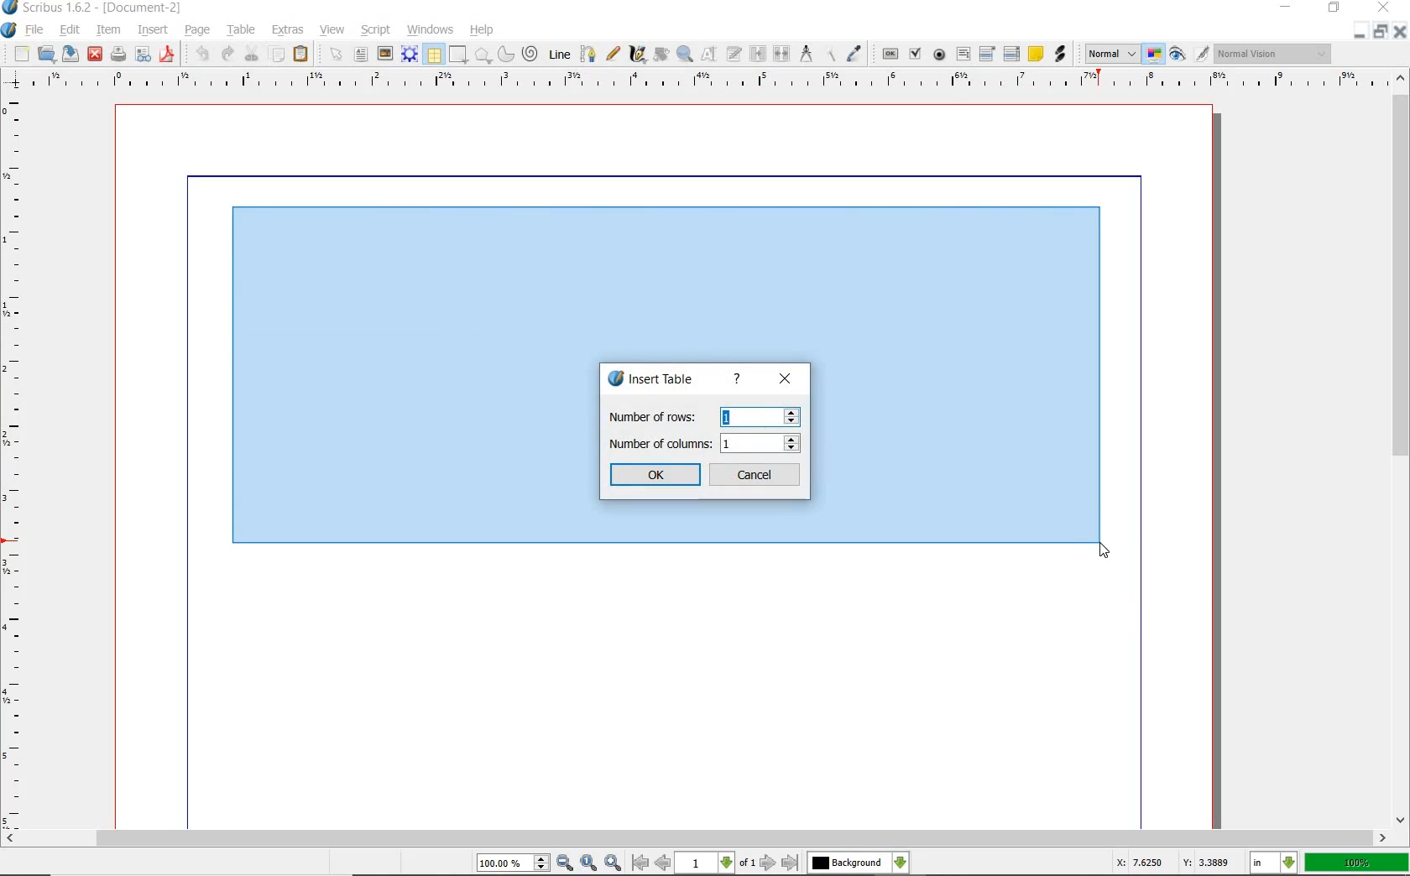 This screenshot has width=1410, height=876. Describe the element at coordinates (458, 55) in the screenshot. I see `shape` at that location.